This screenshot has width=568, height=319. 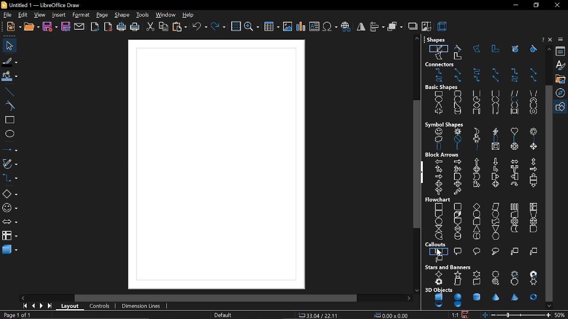 What do you see at coordinates (496, 71) in the screenshot?
I see `line connector ends with arrow` at bounding box center [496, 71].